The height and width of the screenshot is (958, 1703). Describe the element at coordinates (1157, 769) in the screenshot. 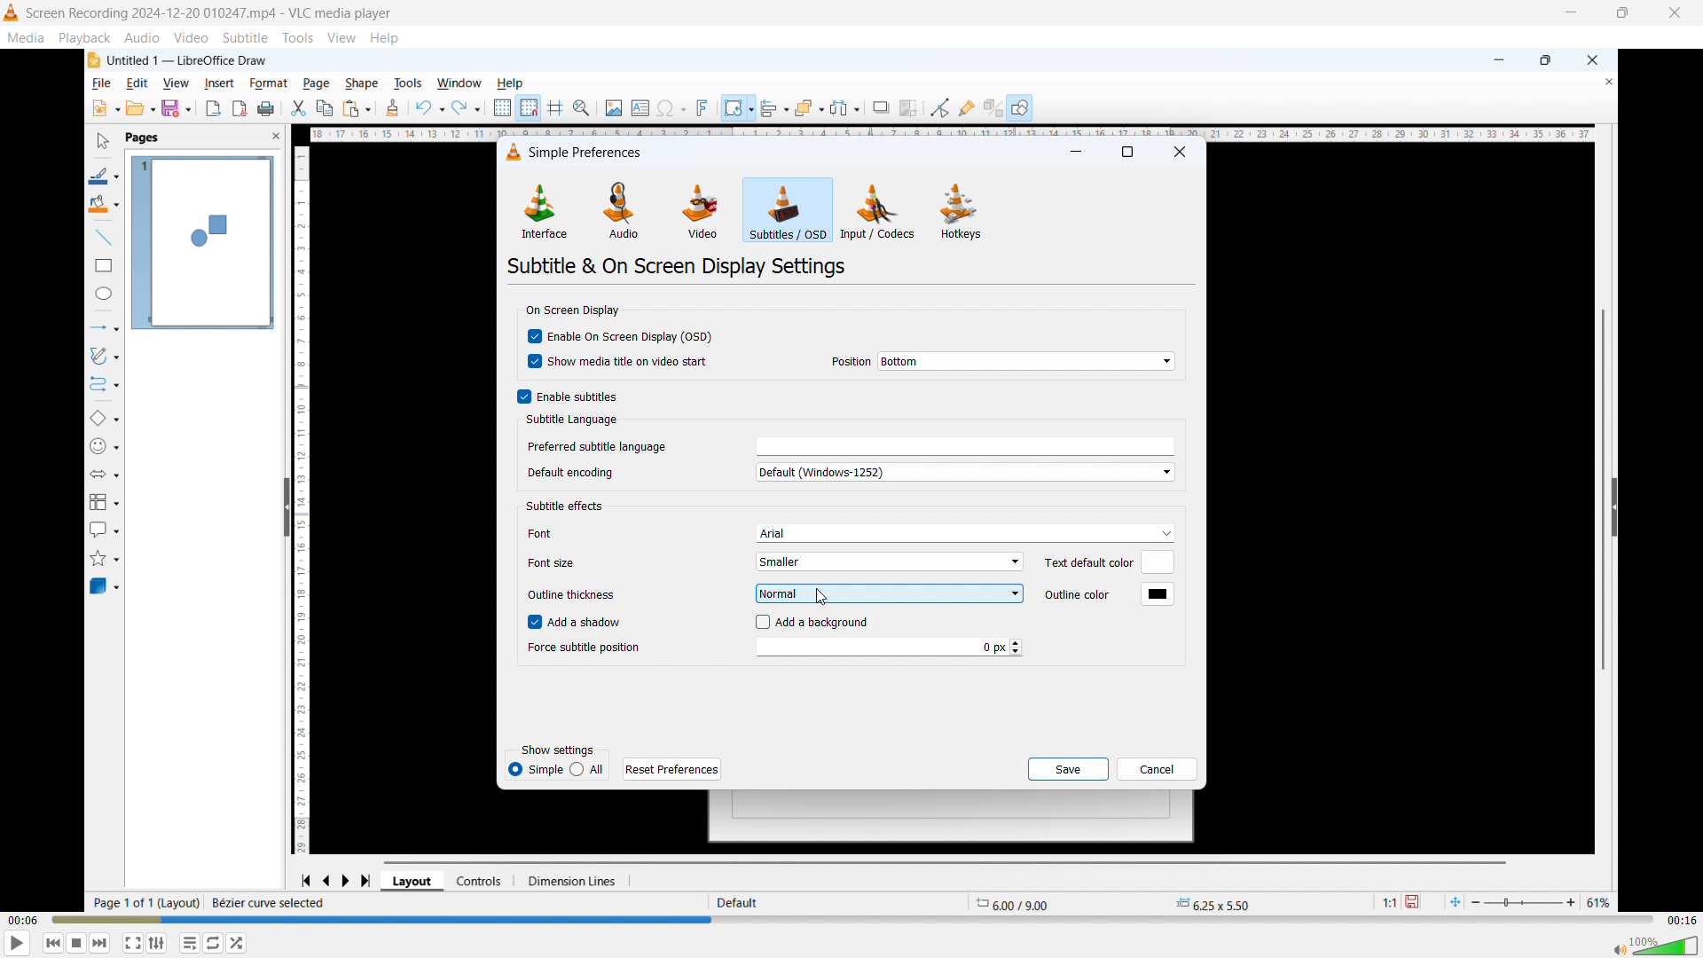

I see `cancel` at that location.